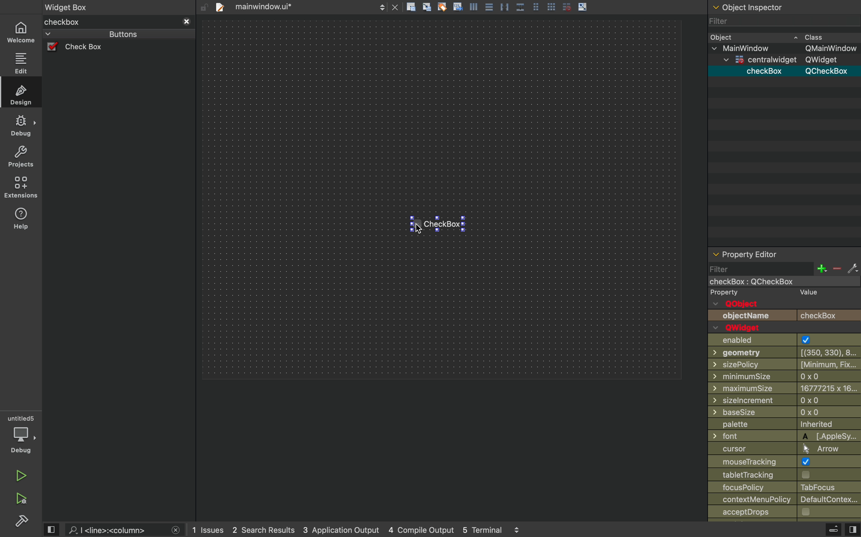 The width and height of the screenshot is (861, 537). Describe the element at coordinates (69, 6) in the screenshot. I see `Widget Box` at that location.